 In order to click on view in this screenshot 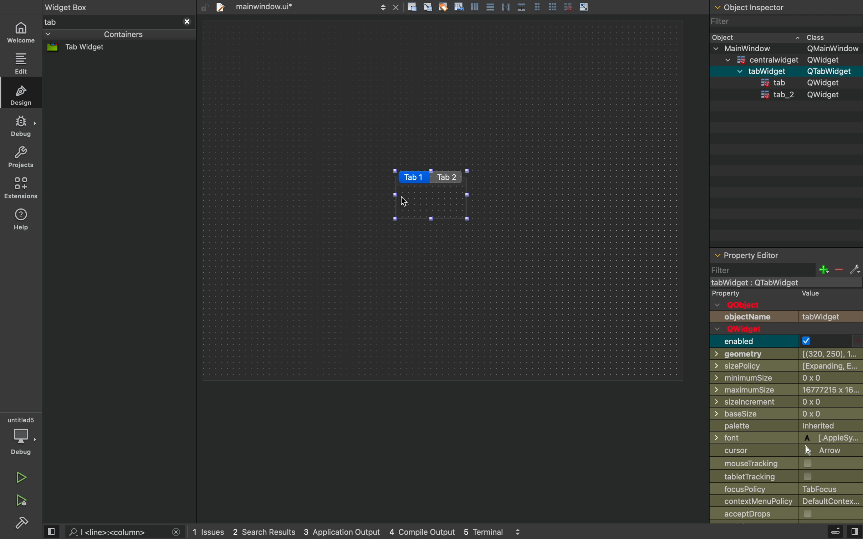, I will do `click(51, 532)`.